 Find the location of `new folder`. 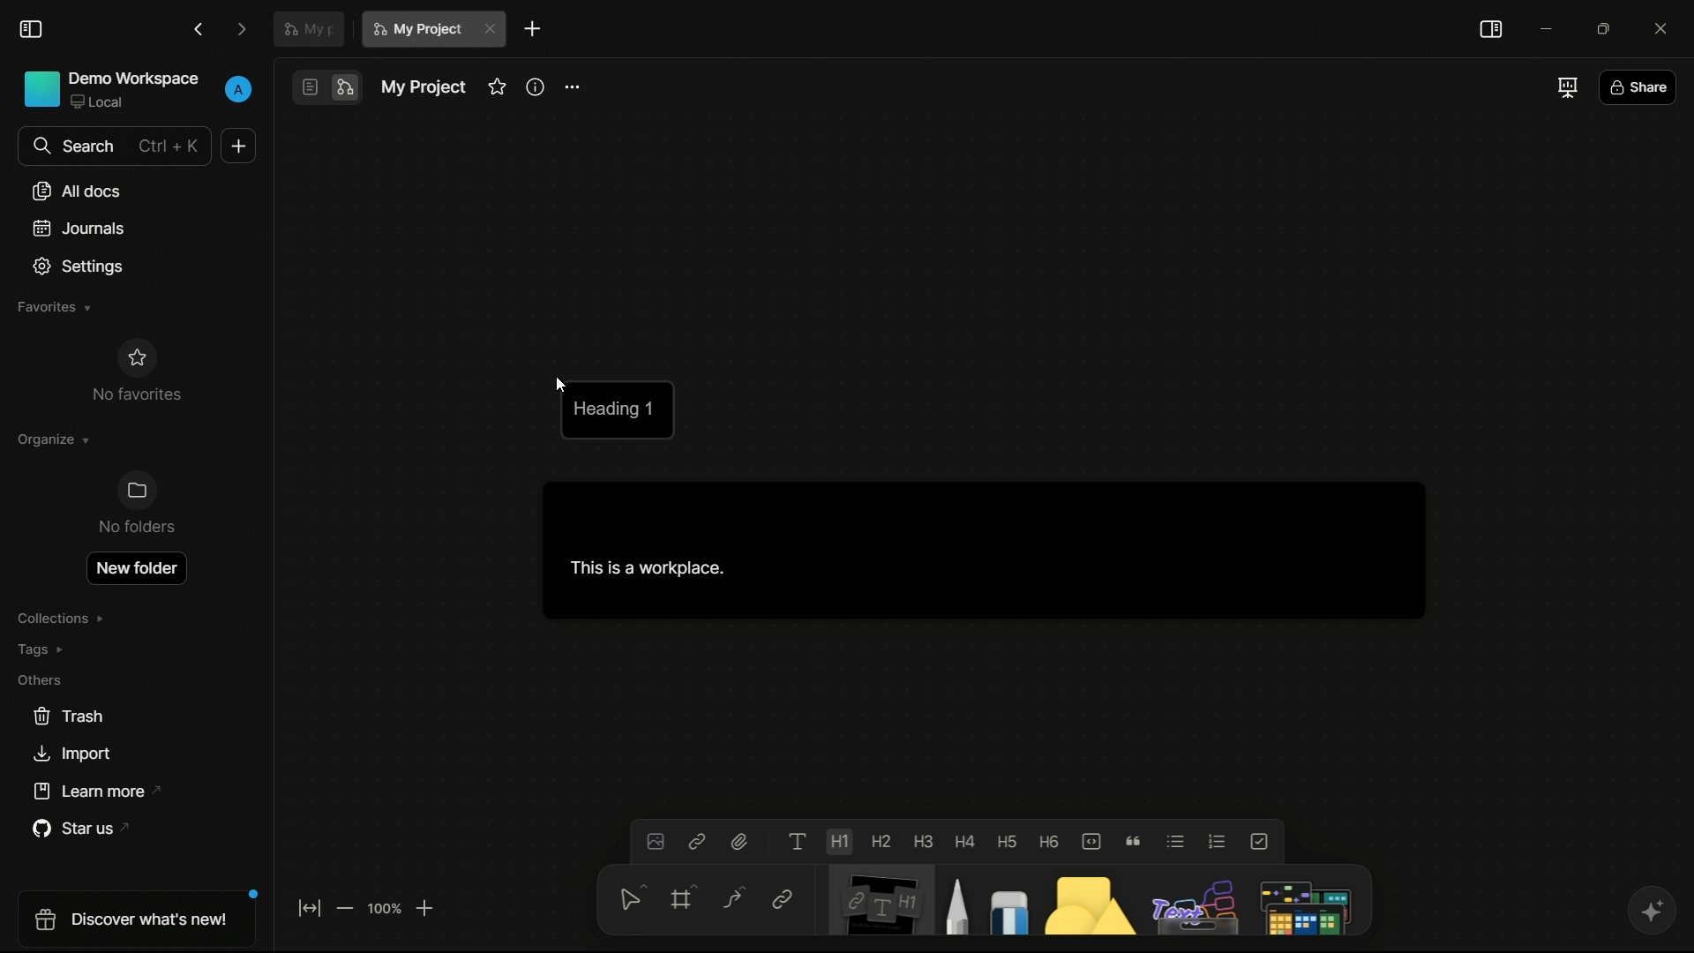

new folder is located at coordinates (136, 565).